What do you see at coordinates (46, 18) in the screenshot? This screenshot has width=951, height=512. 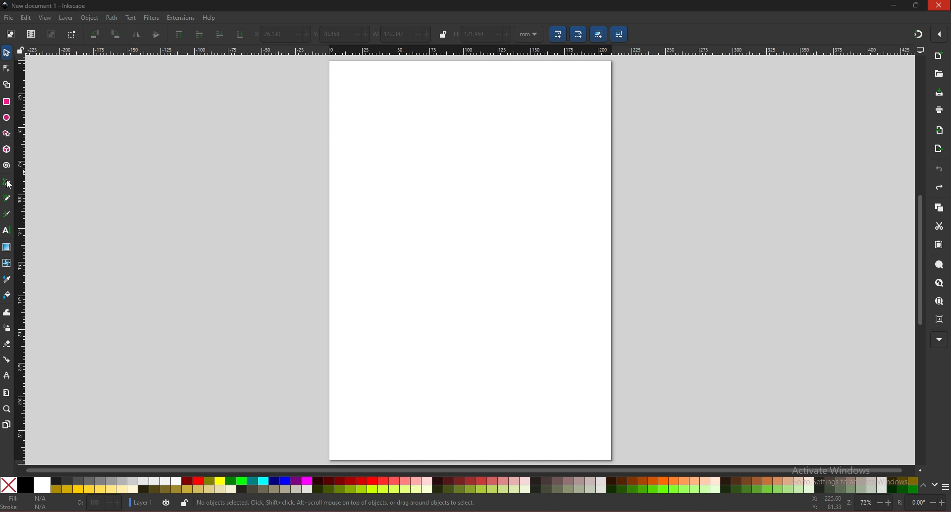 I see `view` at bounding box center [46, 18].